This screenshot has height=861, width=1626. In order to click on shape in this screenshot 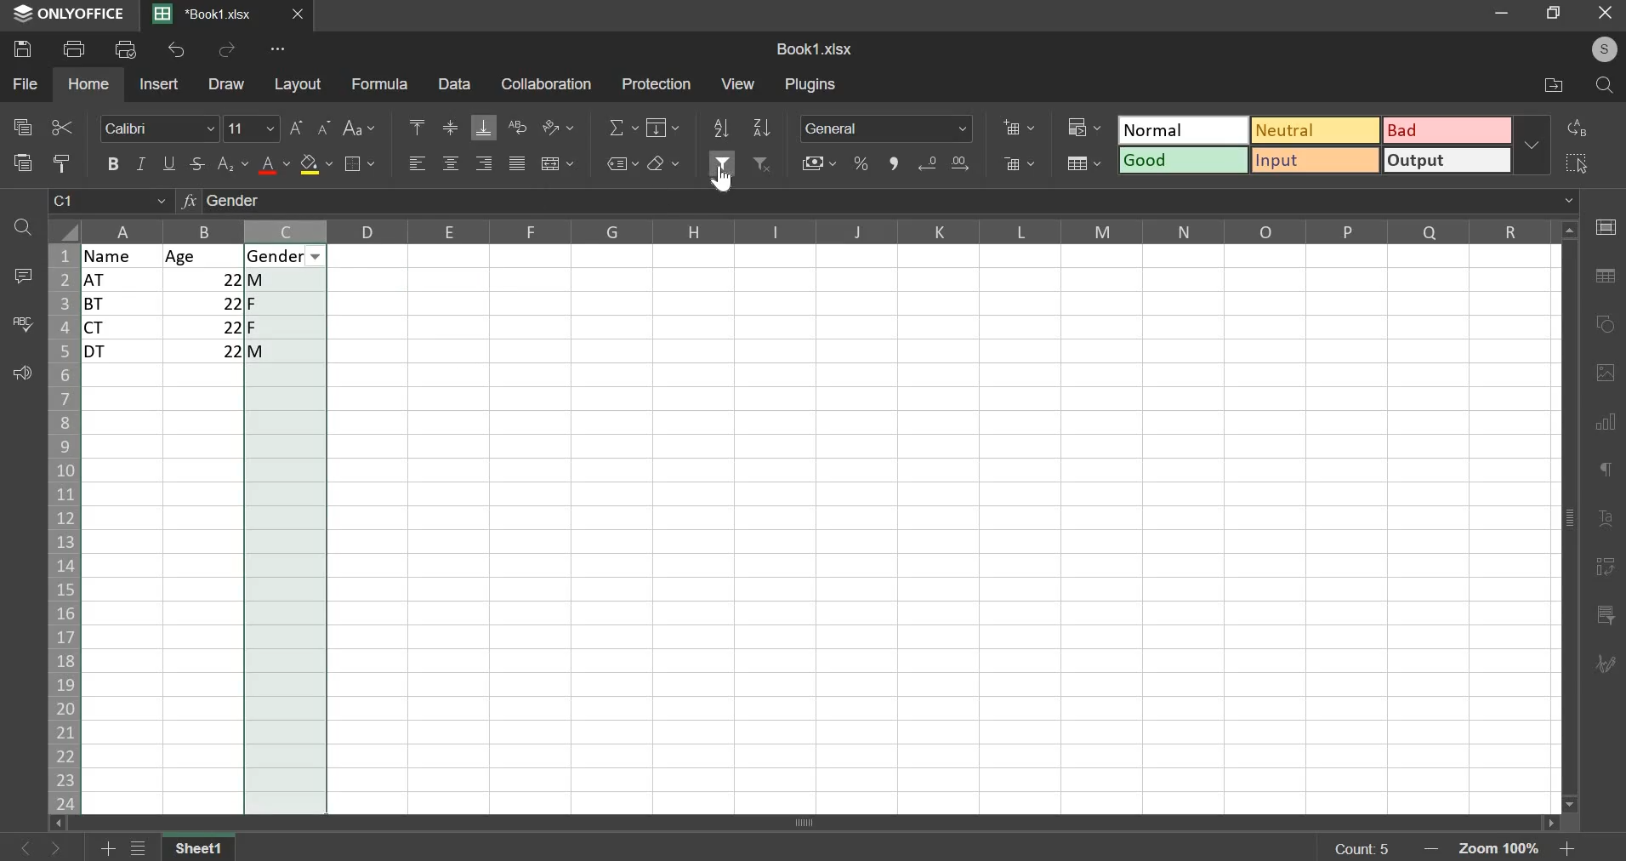, I will do `click(1602, 322)`.